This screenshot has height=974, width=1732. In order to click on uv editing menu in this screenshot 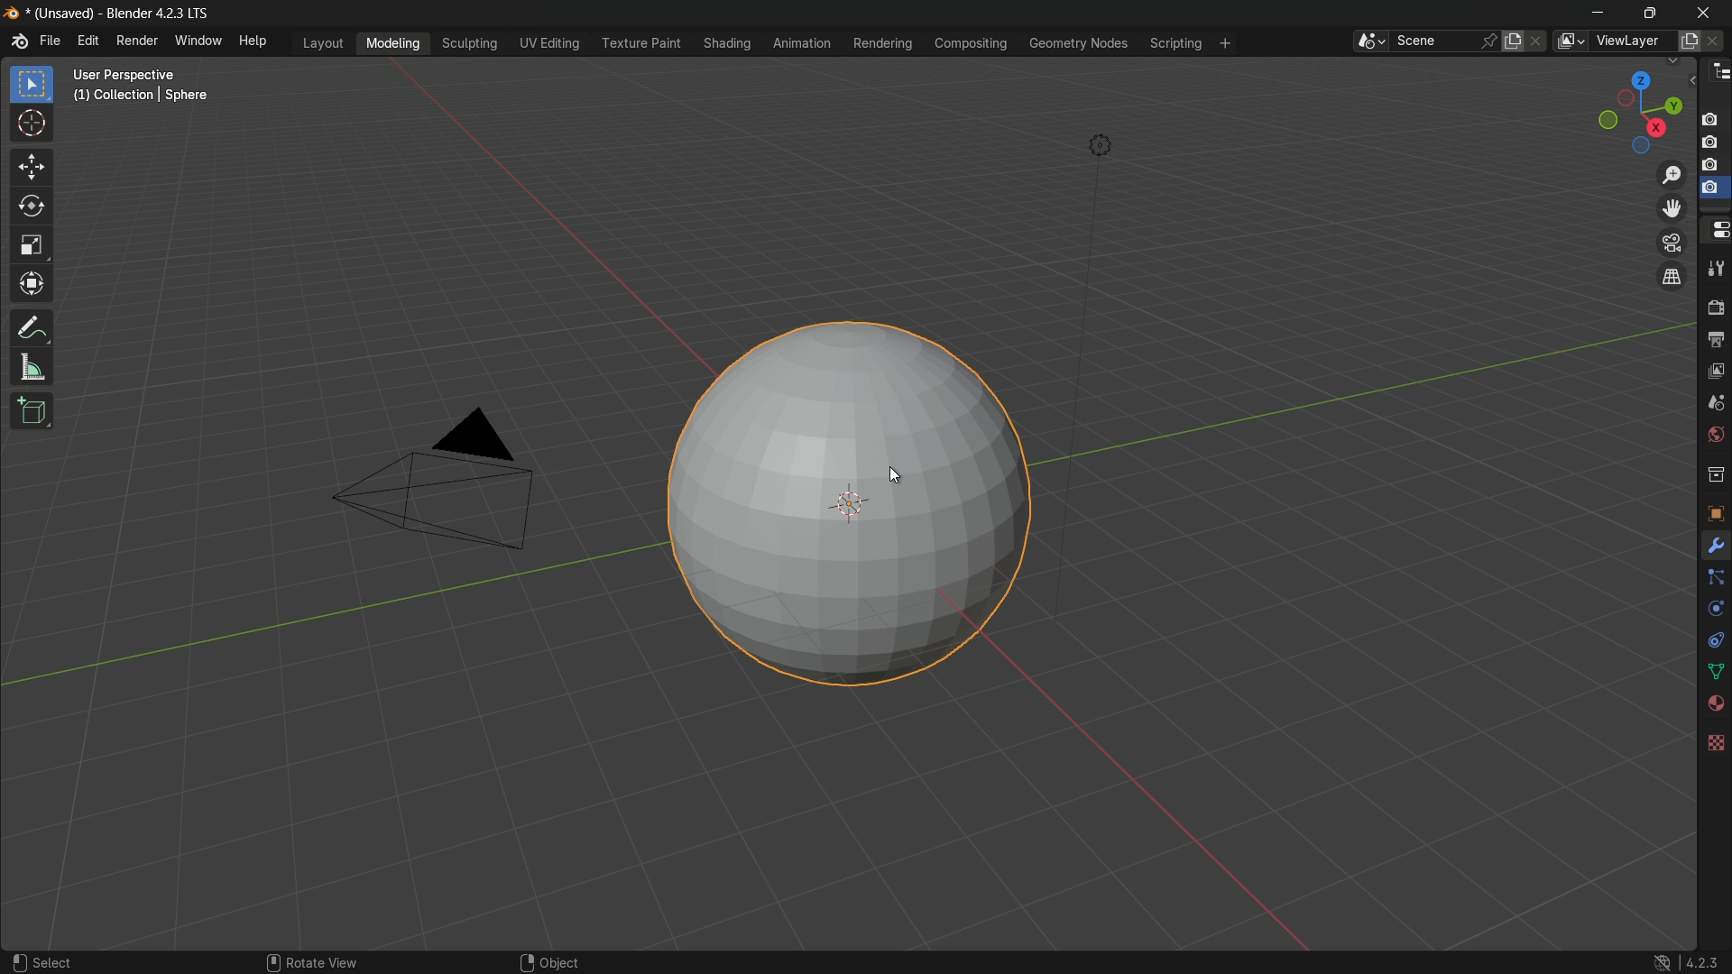, I will do `click(550, 43)`.